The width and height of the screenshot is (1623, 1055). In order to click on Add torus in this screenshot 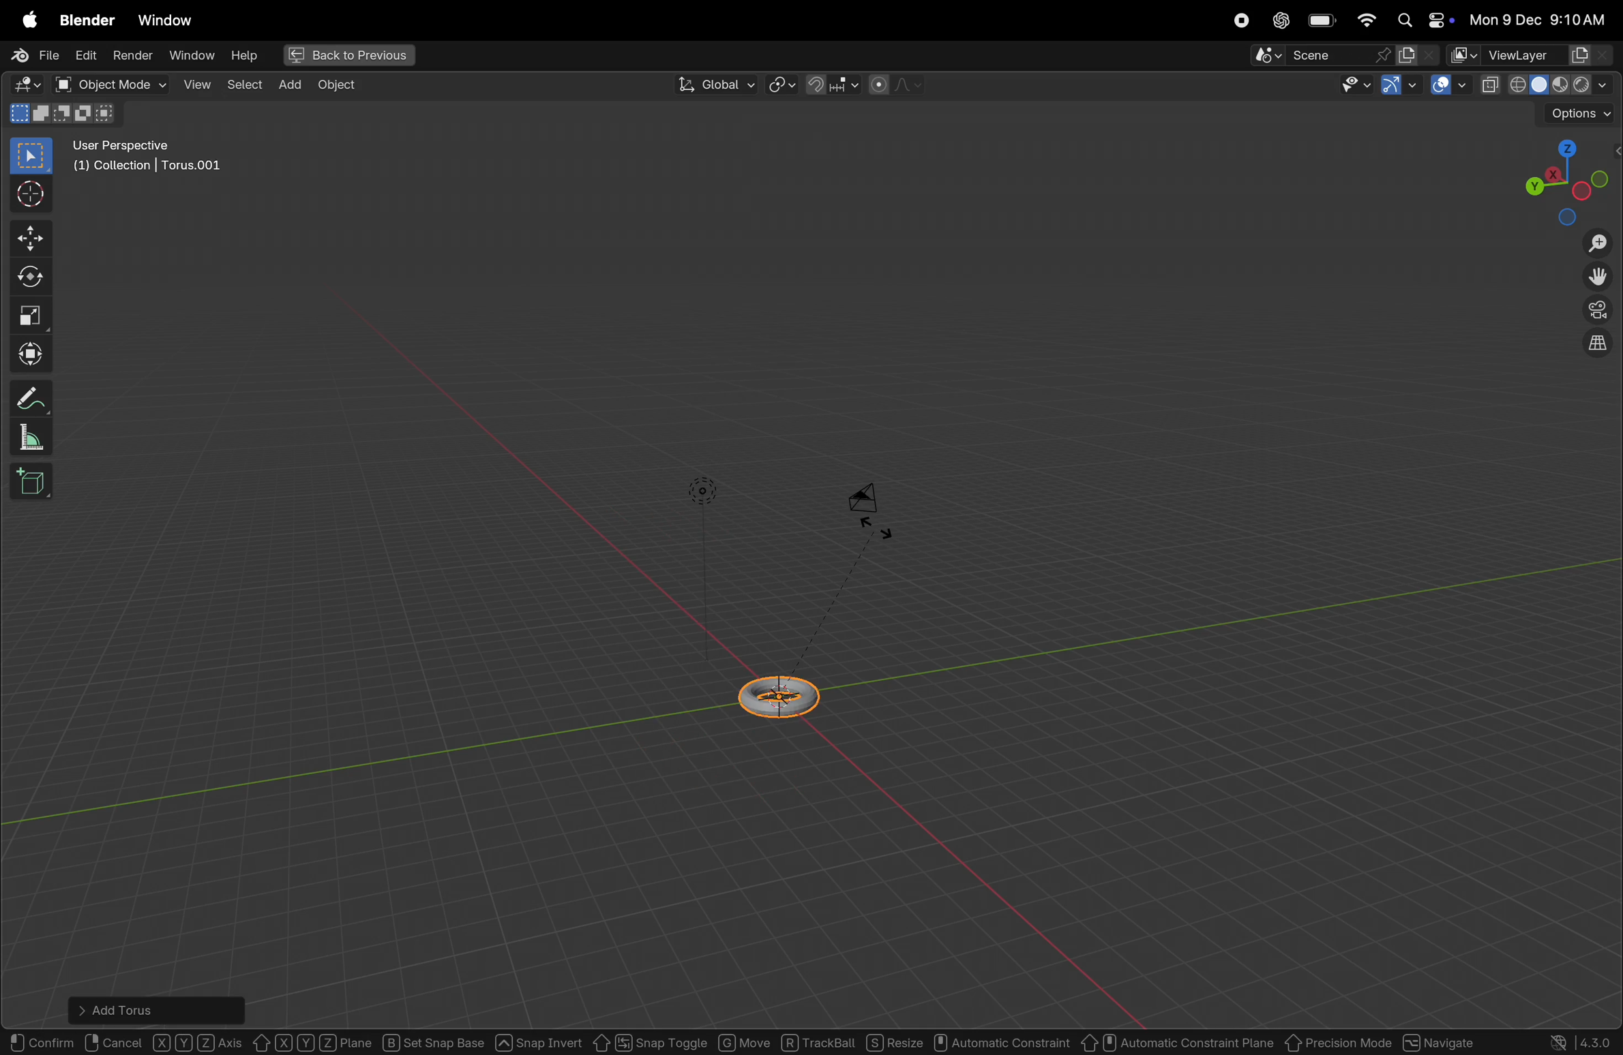, I will do `click(130, 1007)`.